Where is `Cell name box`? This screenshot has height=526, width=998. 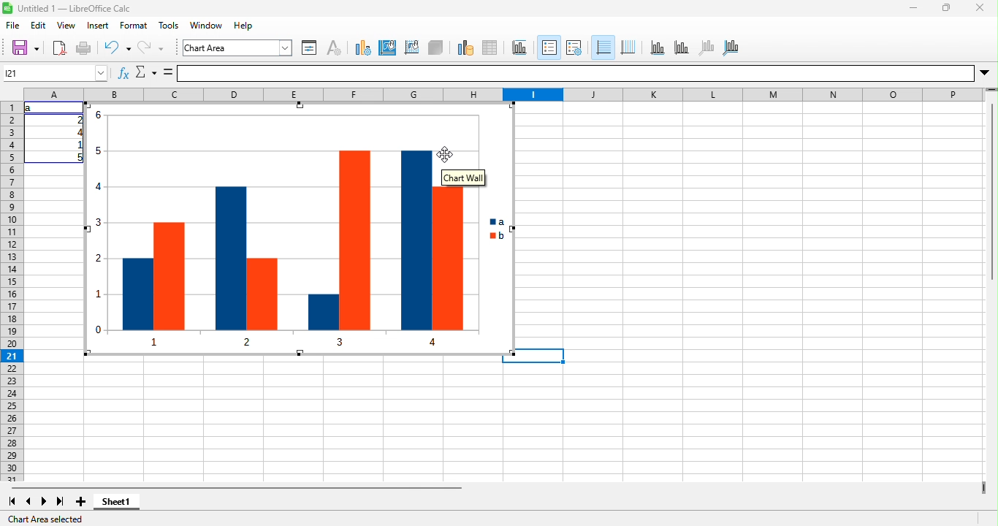
Cell name box is located at coordinates (56, 73).